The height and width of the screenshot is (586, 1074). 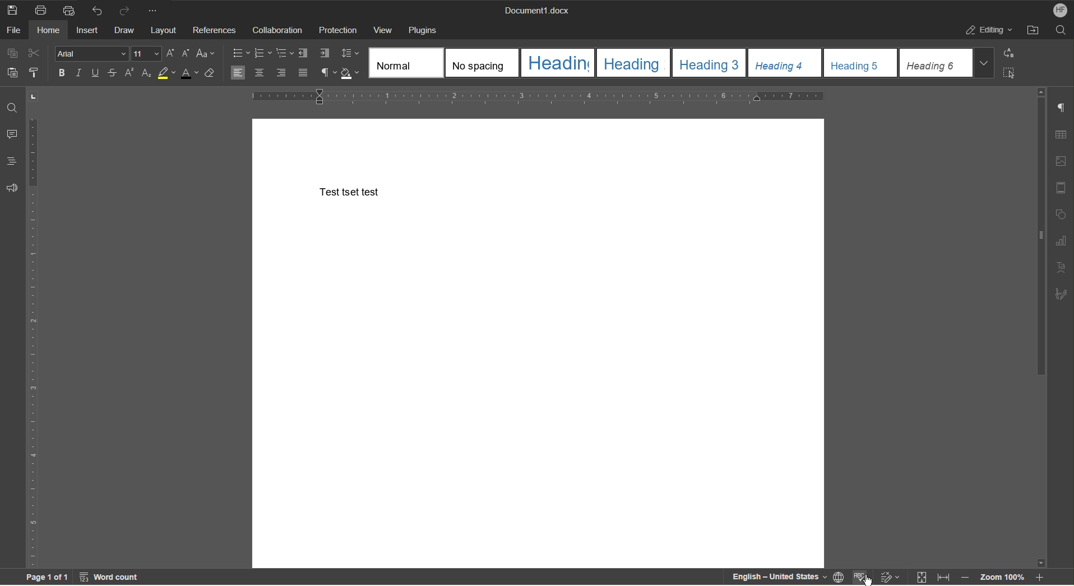 I want to click on Non-Printing Characters, so click(x=1062, y=109).